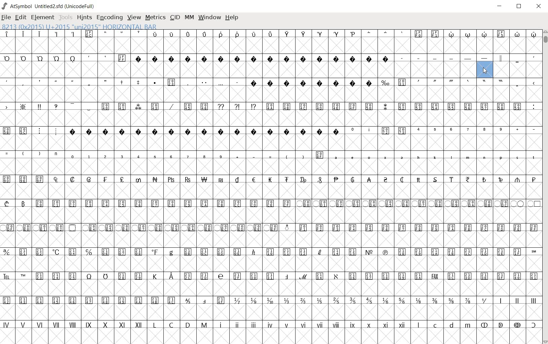 This screenshot has height=344, width=548. Describe the element at coordinates (110, 18) in the screenshot. I see `ENCODING` at that location.